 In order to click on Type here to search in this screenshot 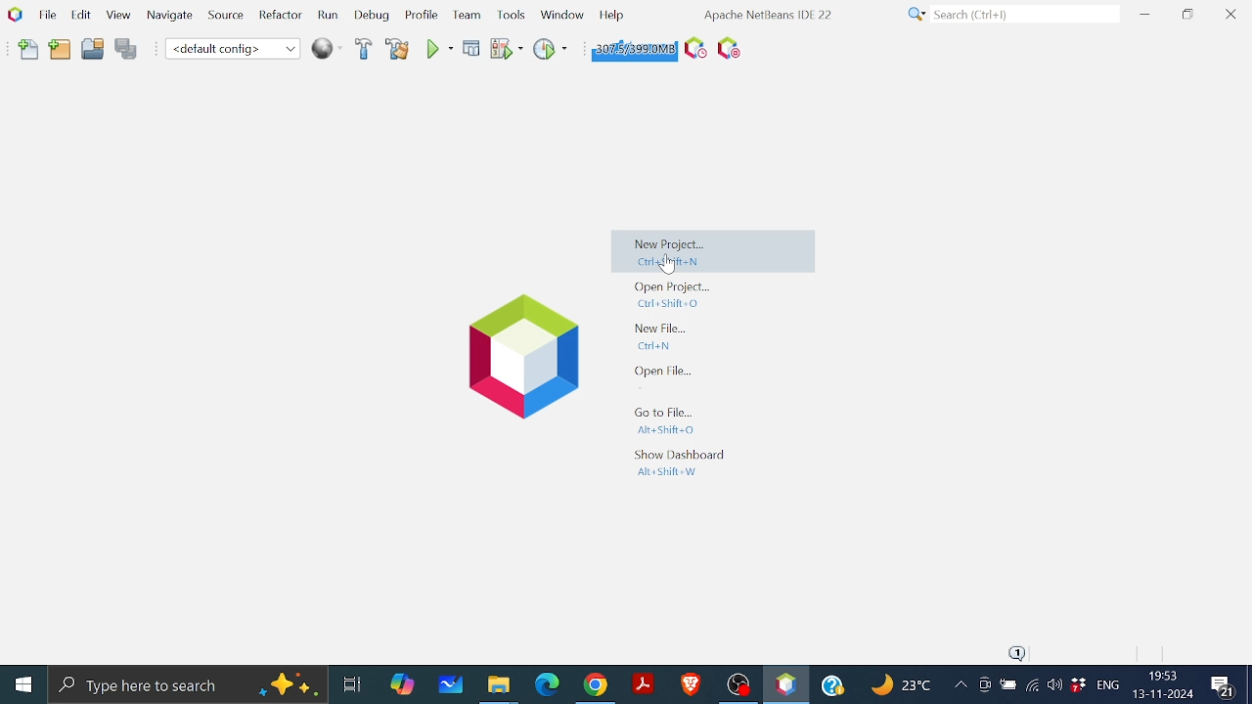, I will do `click(188, 683)`.